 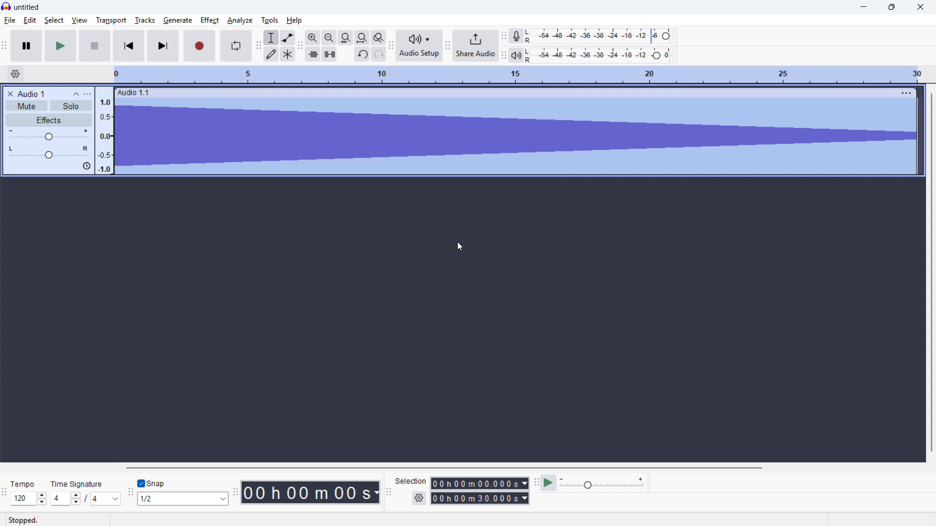 What do you see at coordinates (329, 38) in the screenshot?
I see `Zoom out ` at bounding box center [329, 38].